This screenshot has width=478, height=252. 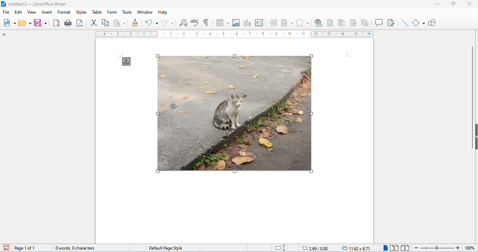 I want to click on image of cat, so click(x=234, y=114).